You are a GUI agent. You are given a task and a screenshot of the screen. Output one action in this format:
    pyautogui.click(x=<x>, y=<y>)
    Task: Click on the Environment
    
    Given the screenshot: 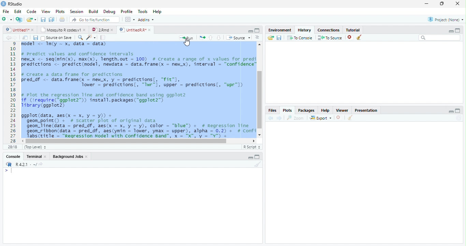 What is the action you would take?
    pyautogui.click(x=280, y=30)
    